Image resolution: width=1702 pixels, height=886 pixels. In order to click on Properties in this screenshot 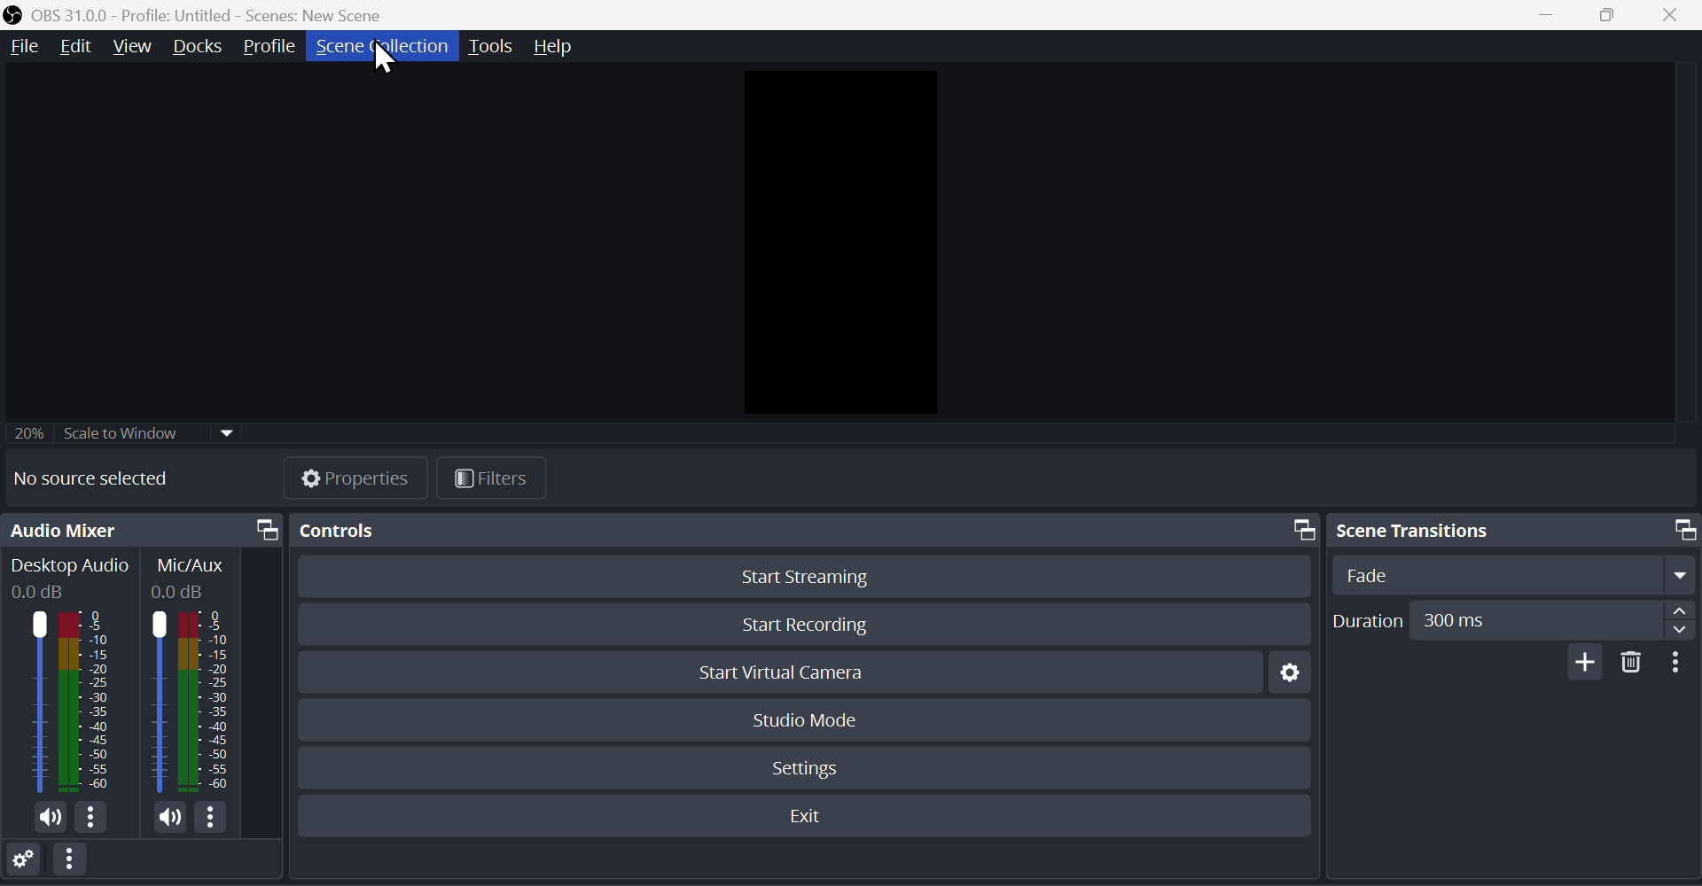, I will do `click(359, 477)`.